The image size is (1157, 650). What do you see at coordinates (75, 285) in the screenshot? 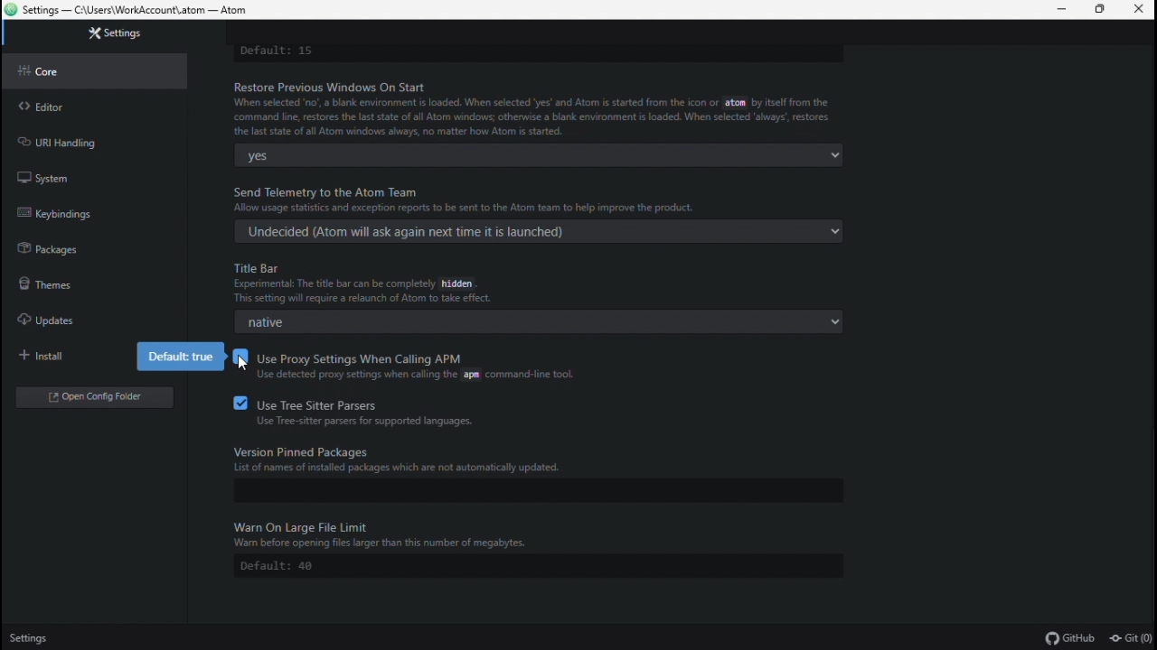
I see `themes` at bounding box center [75, 285].